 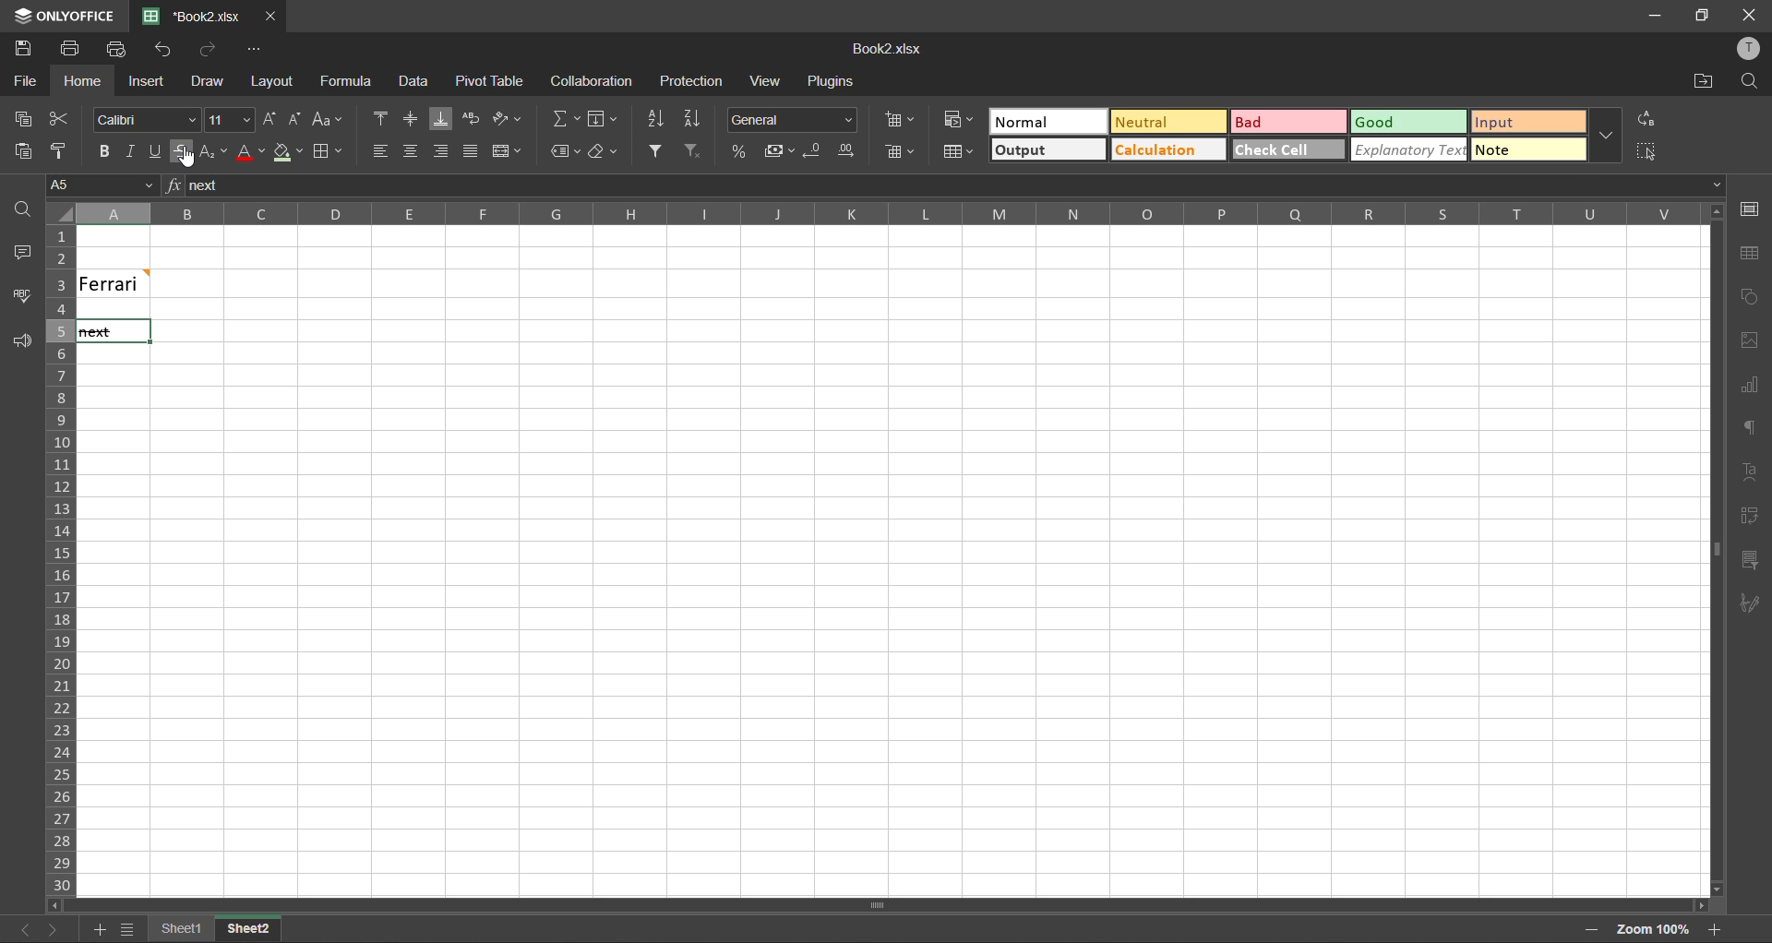 What do you see at coordinates (509, 118) in the screenshot?
I see `orientation` at bounding box center [509, 118].